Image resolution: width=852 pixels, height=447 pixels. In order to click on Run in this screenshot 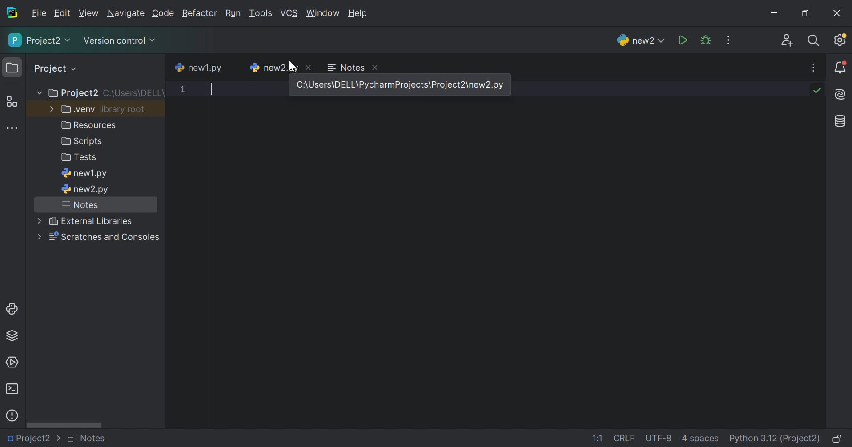, I will do `click(683, 40)`.